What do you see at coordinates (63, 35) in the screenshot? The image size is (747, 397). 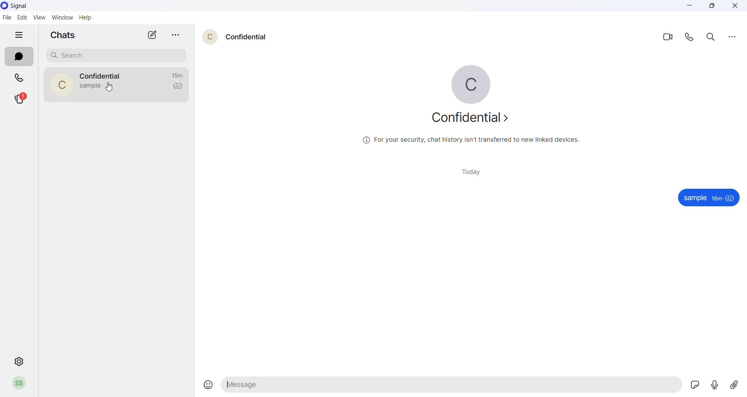 I see `chats ` at bounding box center [63, 35].